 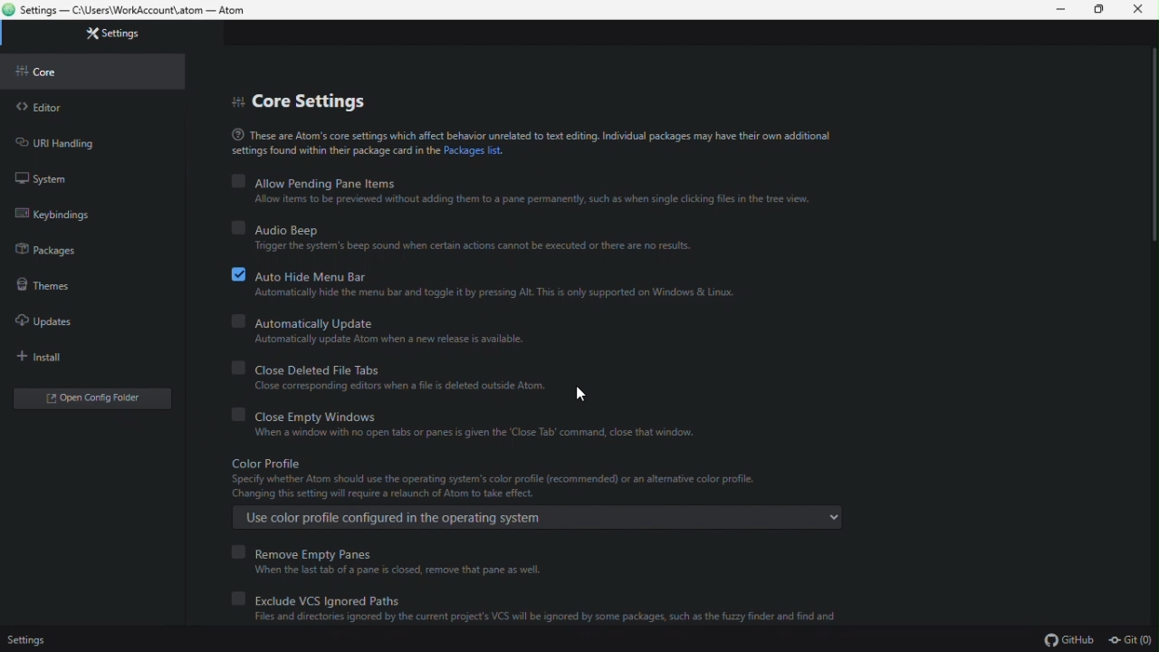 What do you see at coordinates (50, 180) in the screenshot?
I see `System` at bounding box center [50, 180].